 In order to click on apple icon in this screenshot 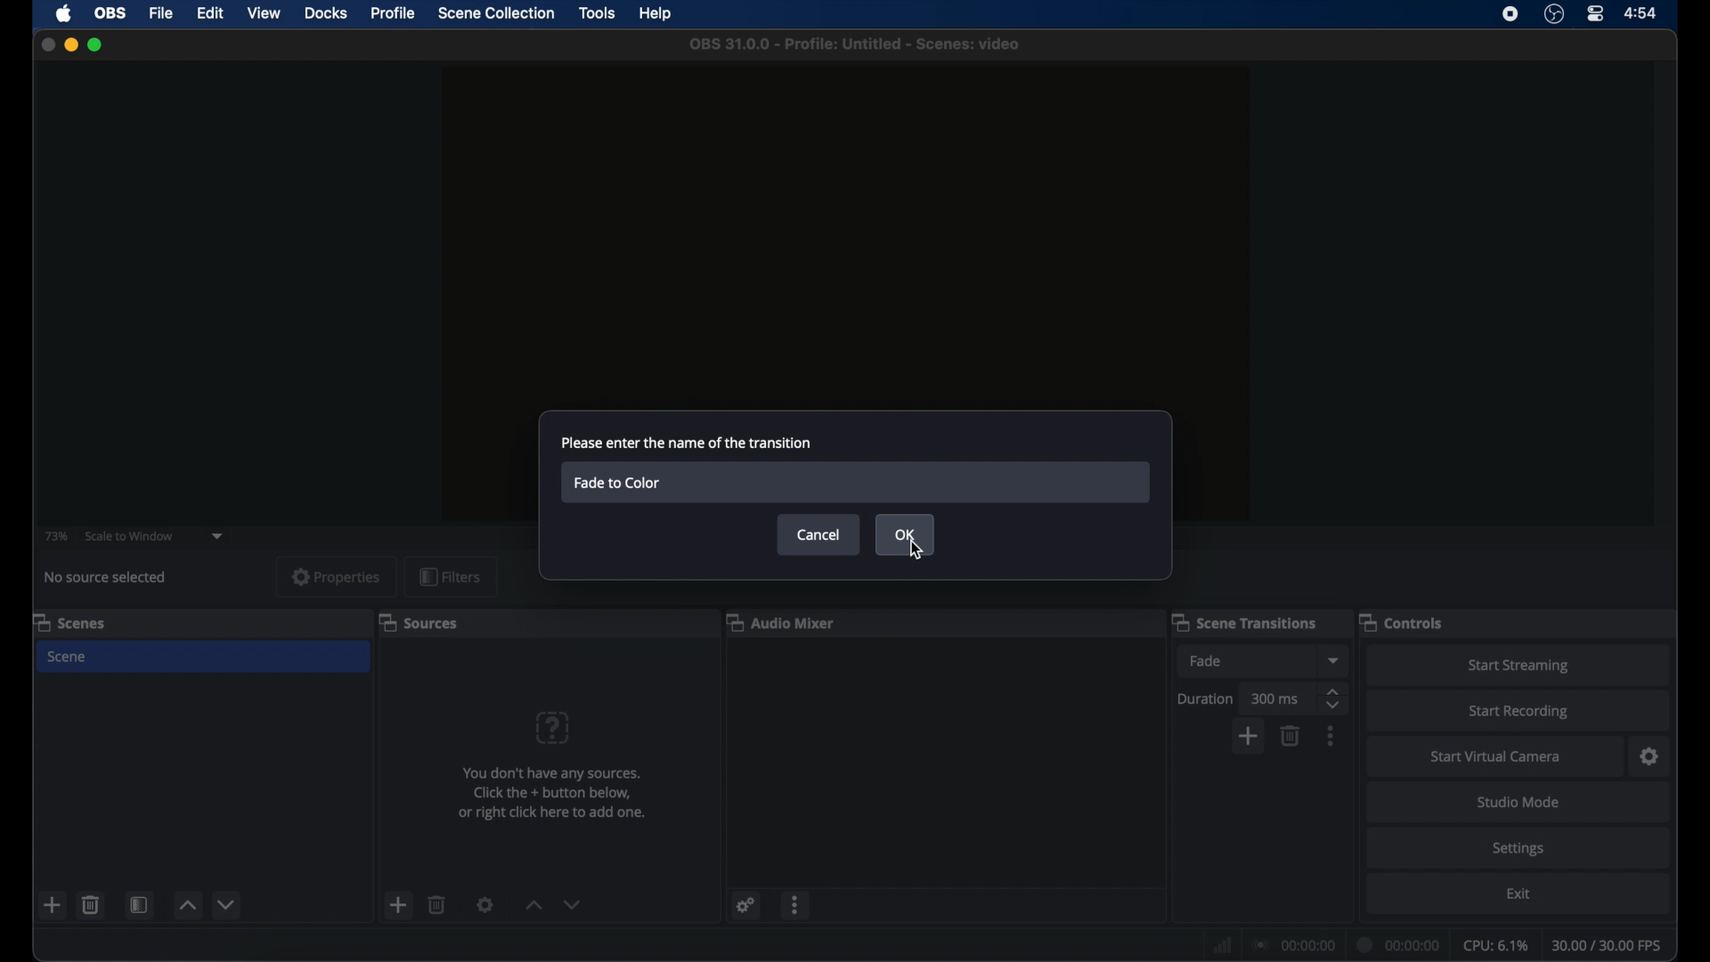, I will do `click(64, 13)`.